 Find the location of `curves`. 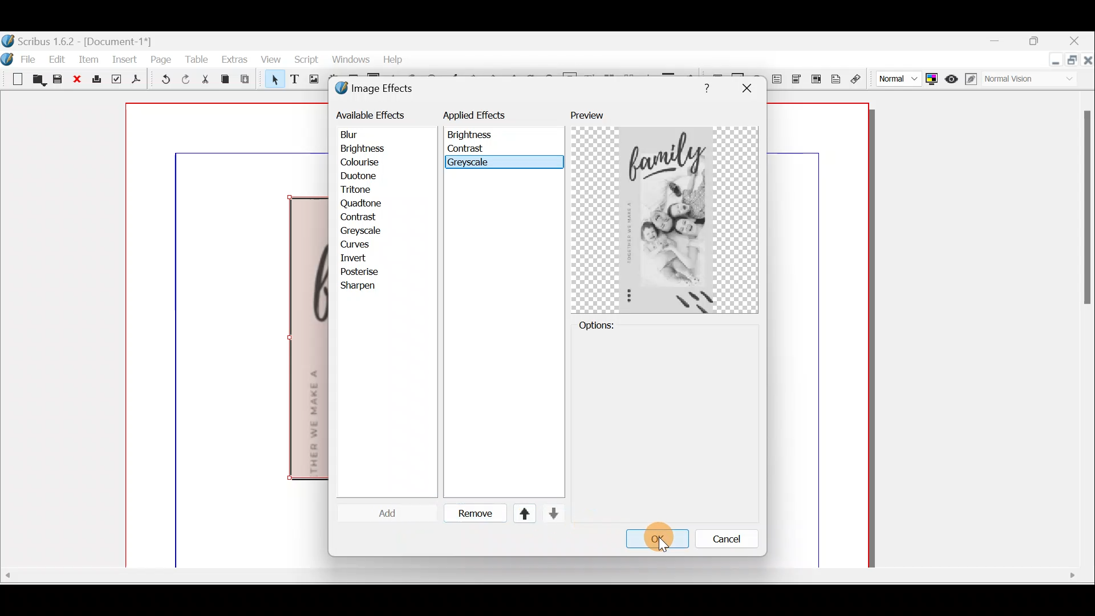

curves is located at coordinates (368, 244).